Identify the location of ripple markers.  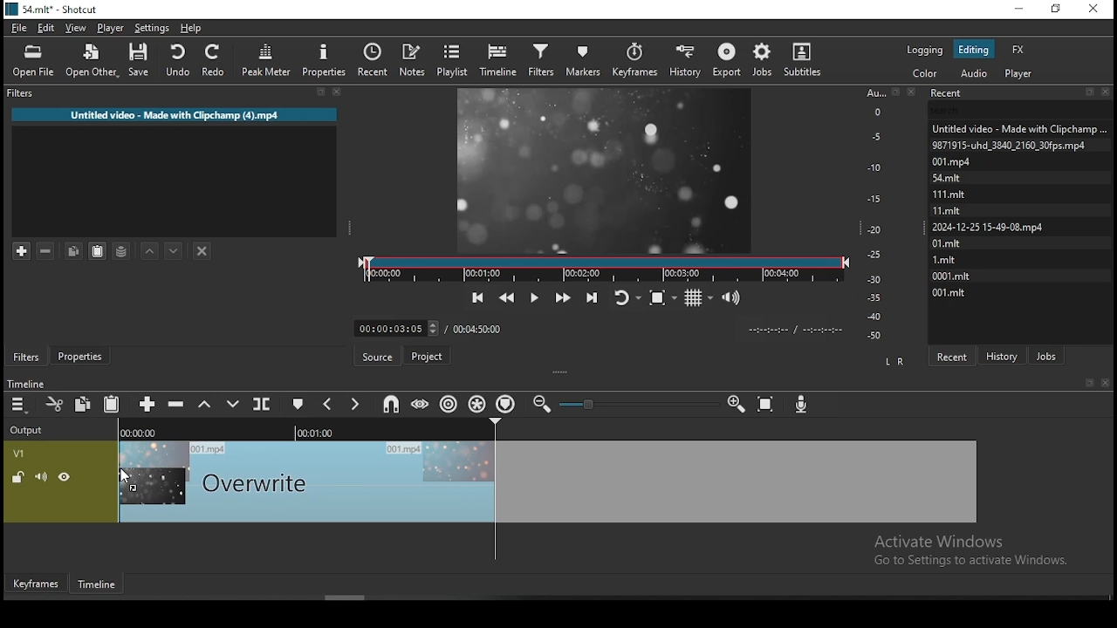
(507, 402).